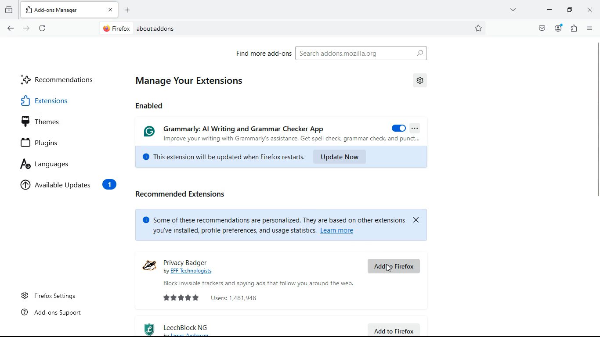 This screenshot has width=600, height=337. I want to click on privacy badger, so click(188, 261).